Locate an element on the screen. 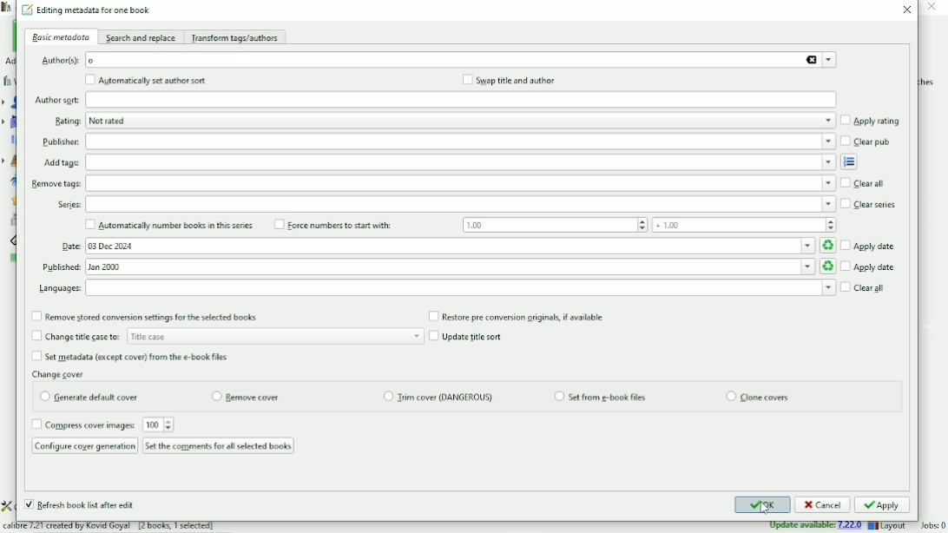 Image resolution: width=948 pixels, height=533 pixels. Published is located at coordinates (60, 267).